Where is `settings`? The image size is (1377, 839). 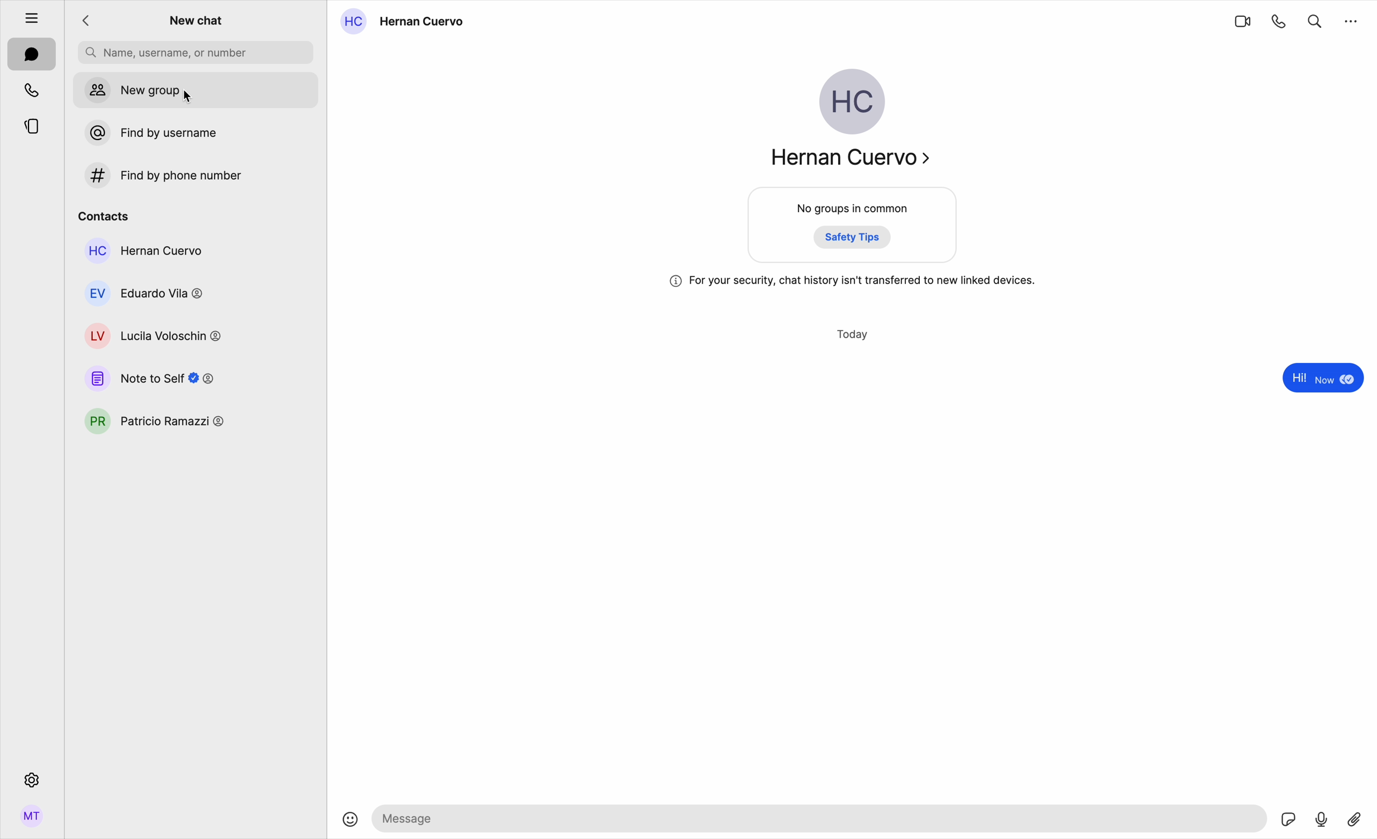
settings is located at coordinates (30, 779).